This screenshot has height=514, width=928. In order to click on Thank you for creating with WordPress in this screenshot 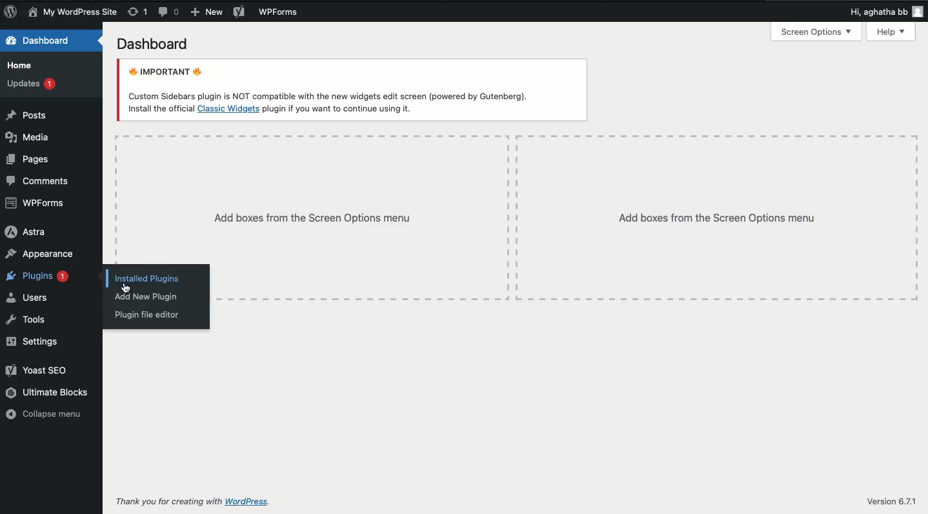, I will do `click(169, 500)`.